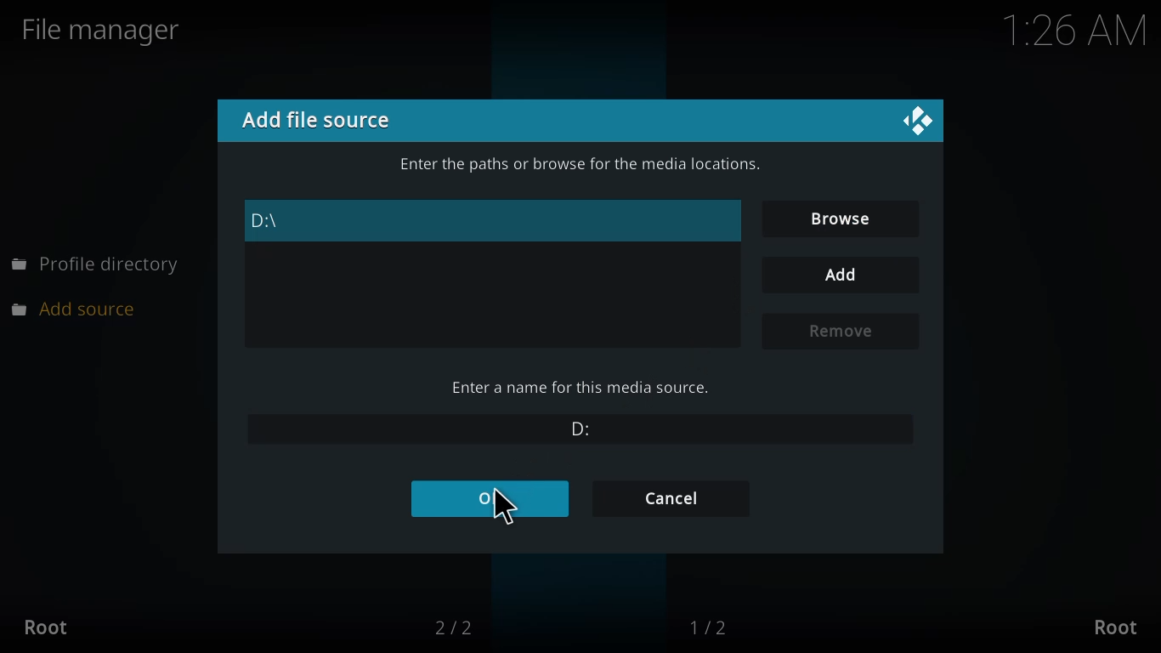  Describe the element at coordinates (836, 275) in the screenshot. I see `Add` at that location.